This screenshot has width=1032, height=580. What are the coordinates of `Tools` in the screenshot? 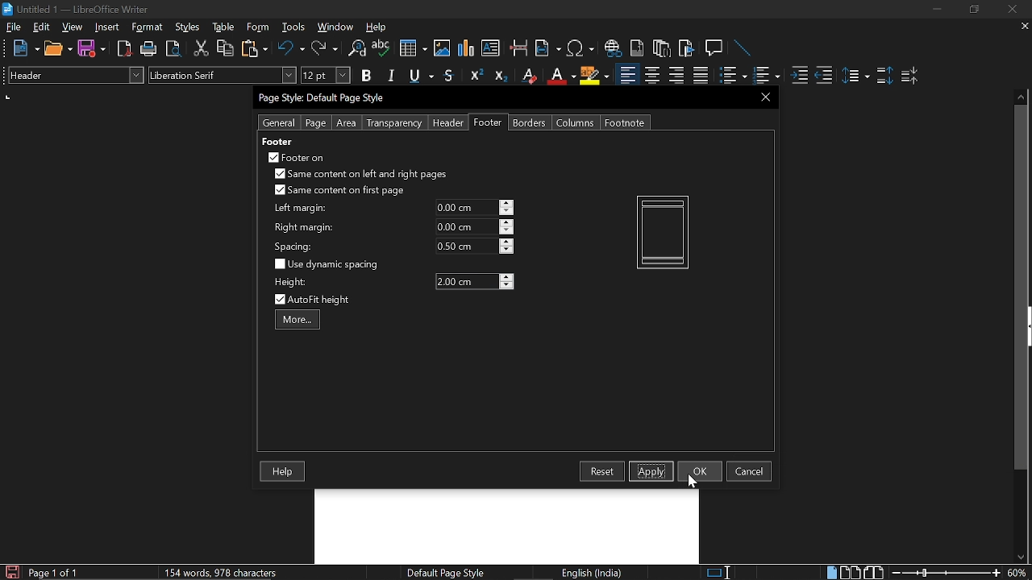 It's located at (293, 27).